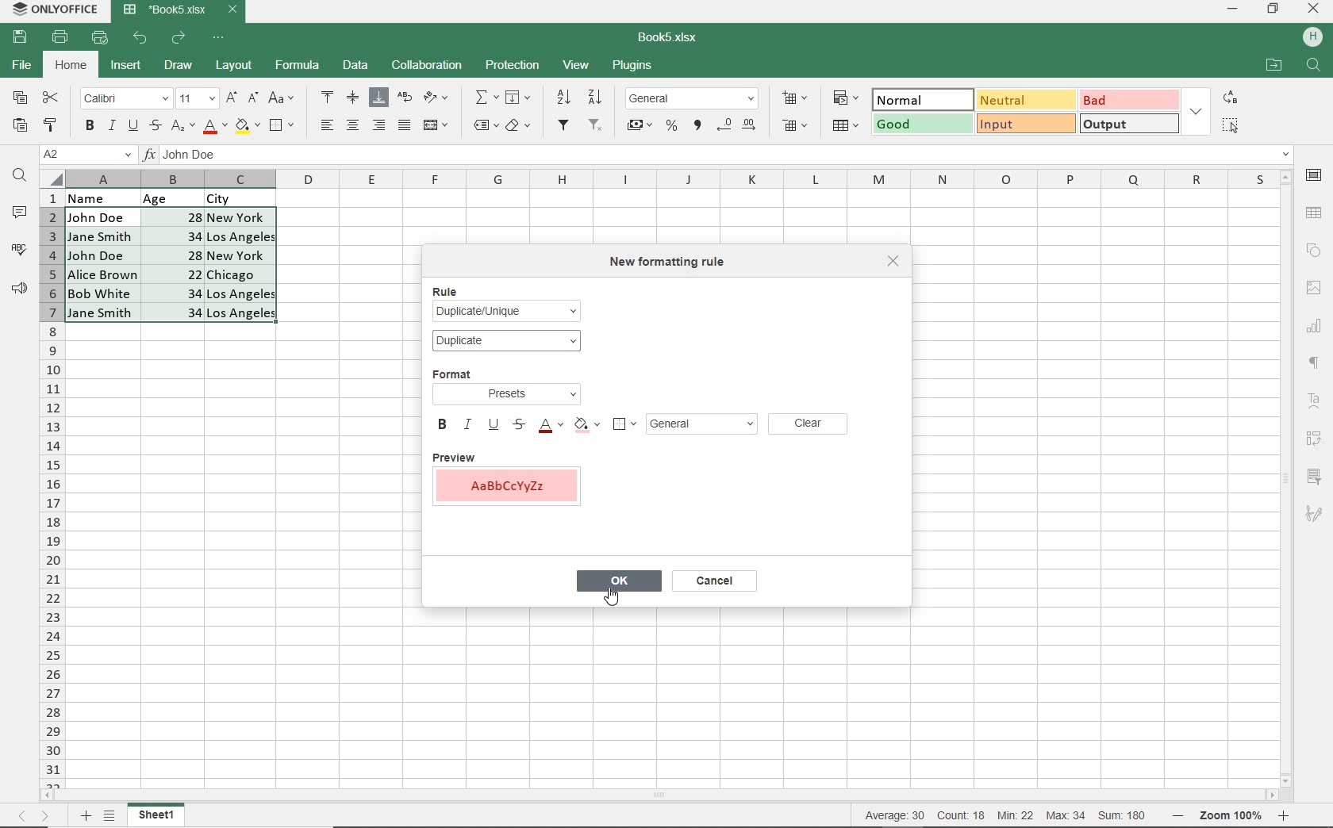  Describe the element at coordinates (510, 322) in the screenshot. I see `RULE` at that location.